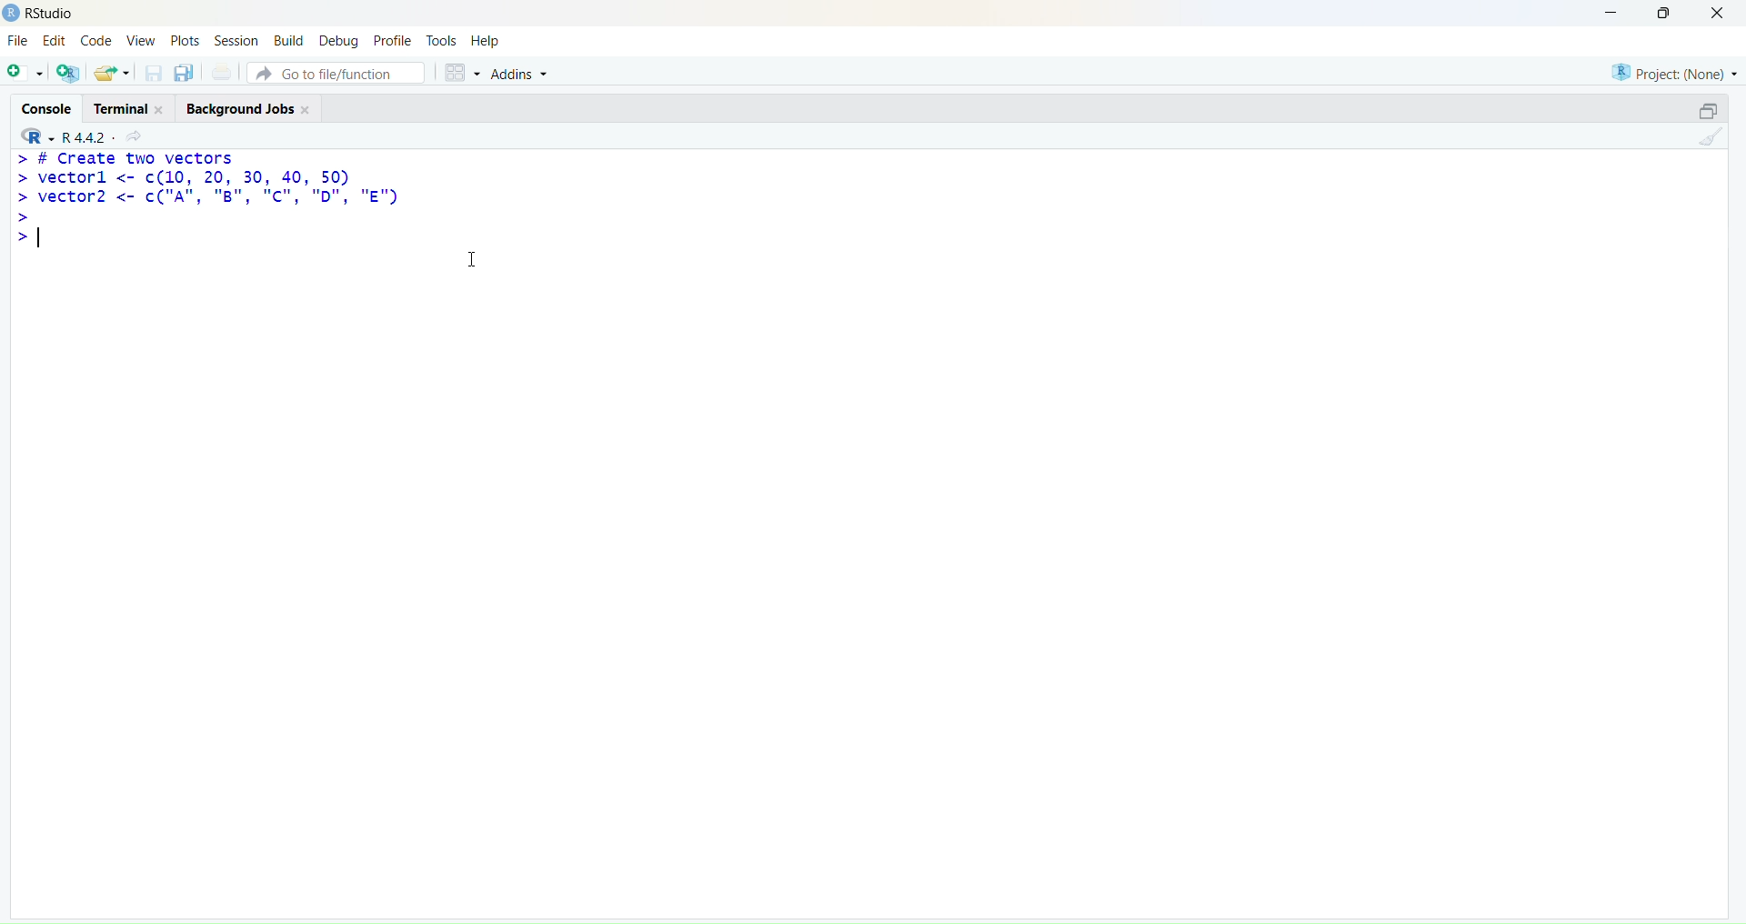  What do you see at coordinates (1719, 15) in the screenshot?
I see `Close` at bounding box center [1719, 15].